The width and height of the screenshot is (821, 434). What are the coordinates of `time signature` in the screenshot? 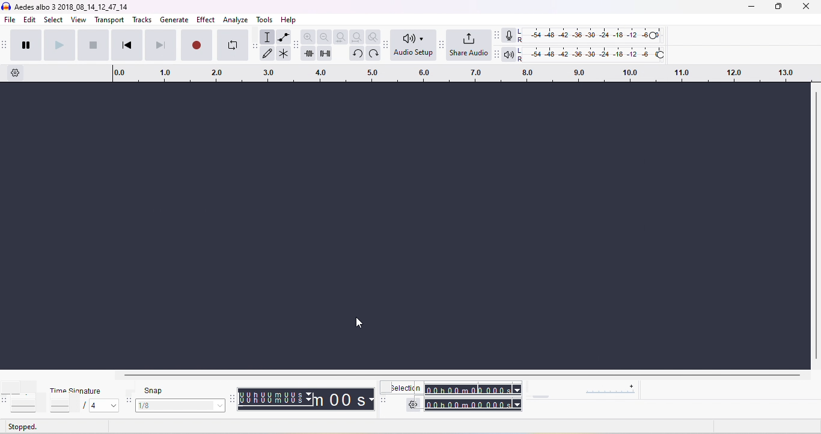 It's located at (76, 391).